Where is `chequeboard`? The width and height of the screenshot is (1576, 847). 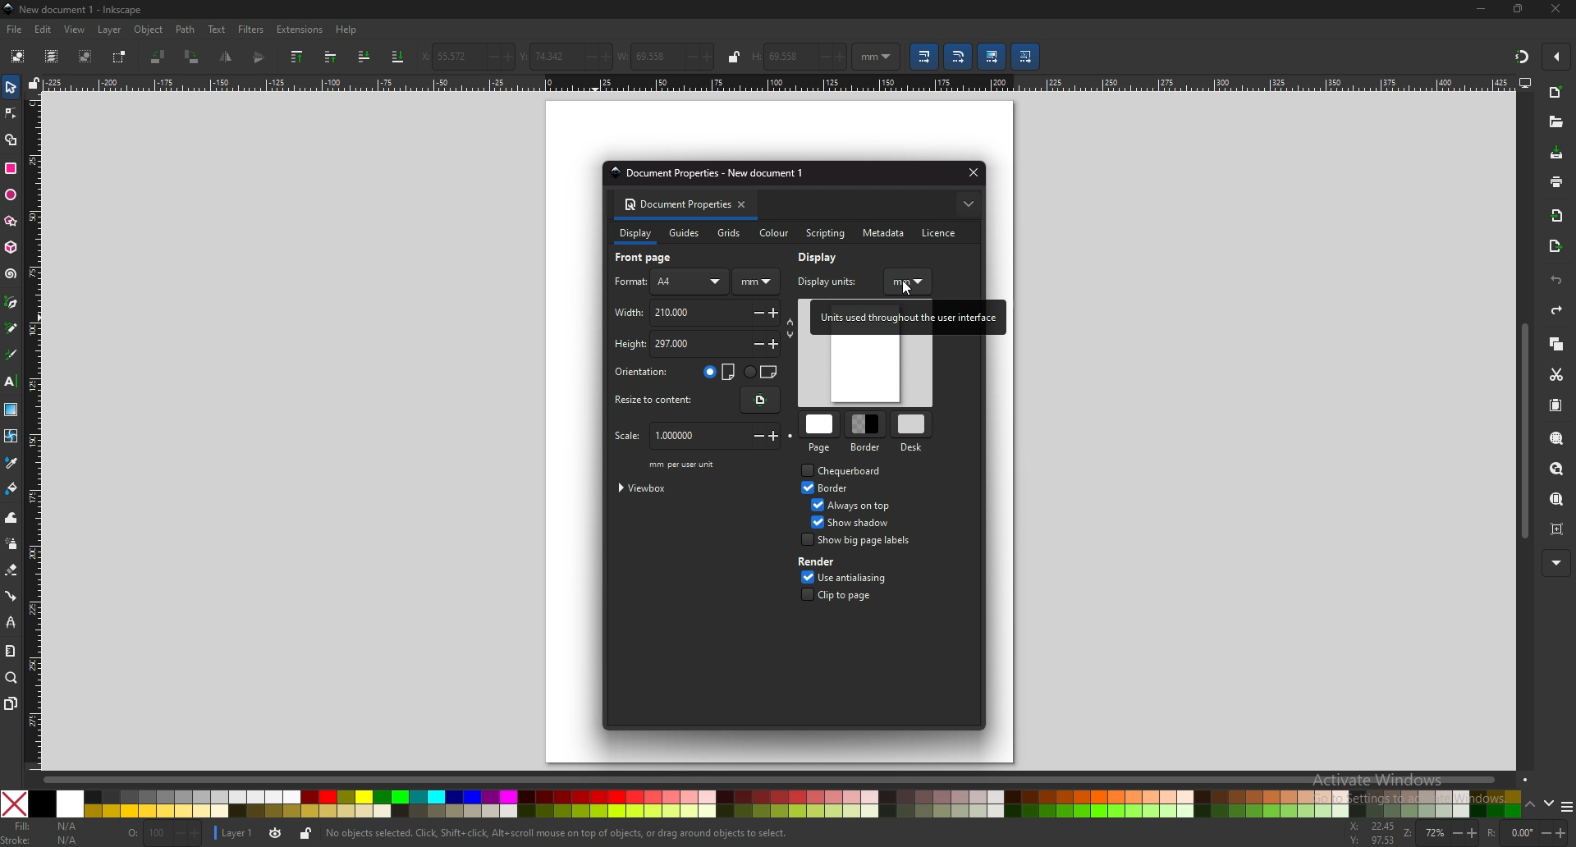 chequeboard is located at coordinates (854, 470).